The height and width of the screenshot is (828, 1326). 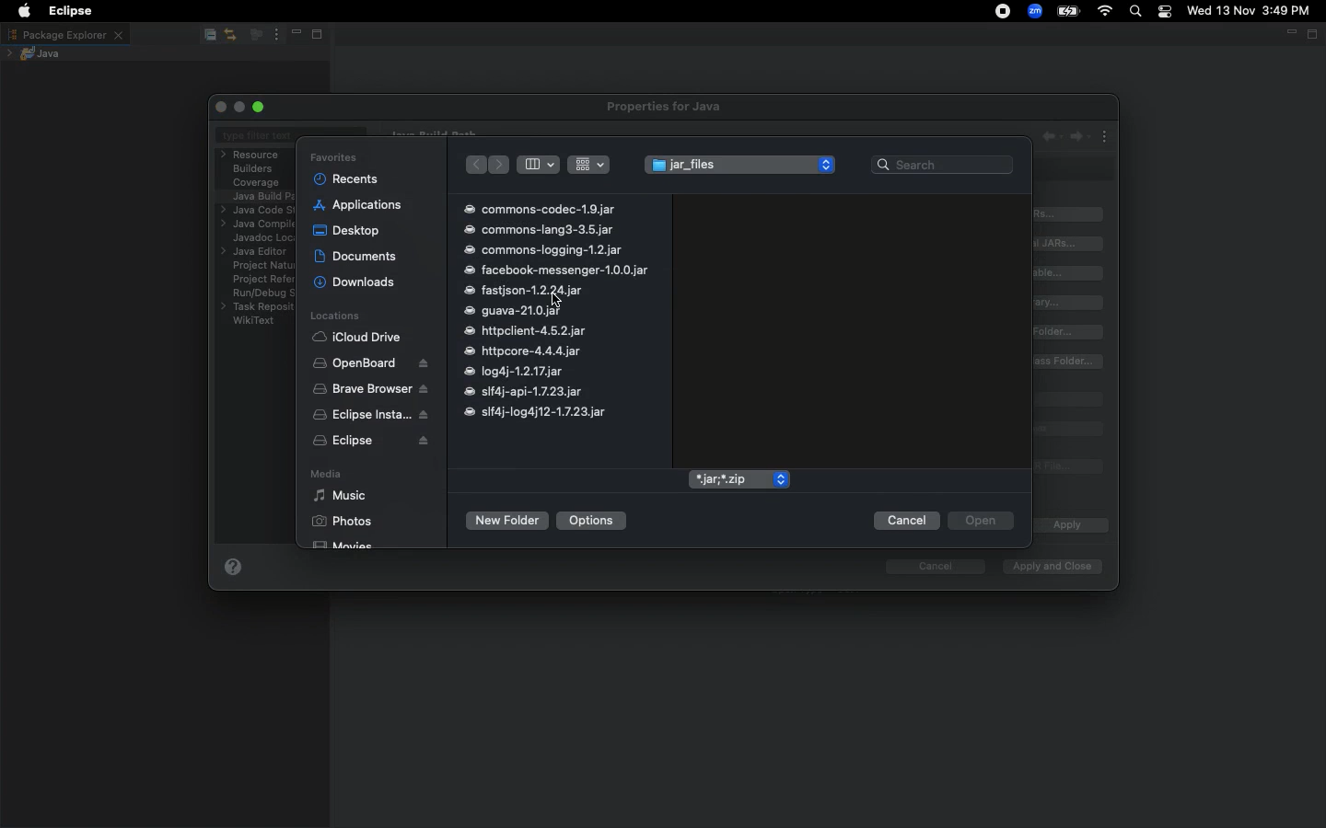 What do you see at coordinates (357, 338) in the screenshot?
I see `iCloud Drive` at bounding box center [357, 338].